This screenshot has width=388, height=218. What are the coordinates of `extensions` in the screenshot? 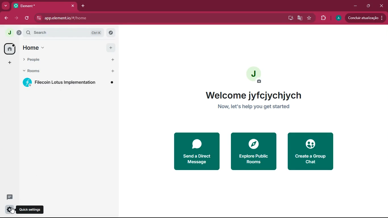 It's located at (322, 18).